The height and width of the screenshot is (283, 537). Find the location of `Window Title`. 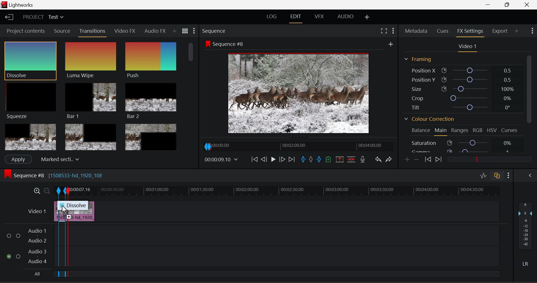

Window Title is located at coordinates (18, 5).